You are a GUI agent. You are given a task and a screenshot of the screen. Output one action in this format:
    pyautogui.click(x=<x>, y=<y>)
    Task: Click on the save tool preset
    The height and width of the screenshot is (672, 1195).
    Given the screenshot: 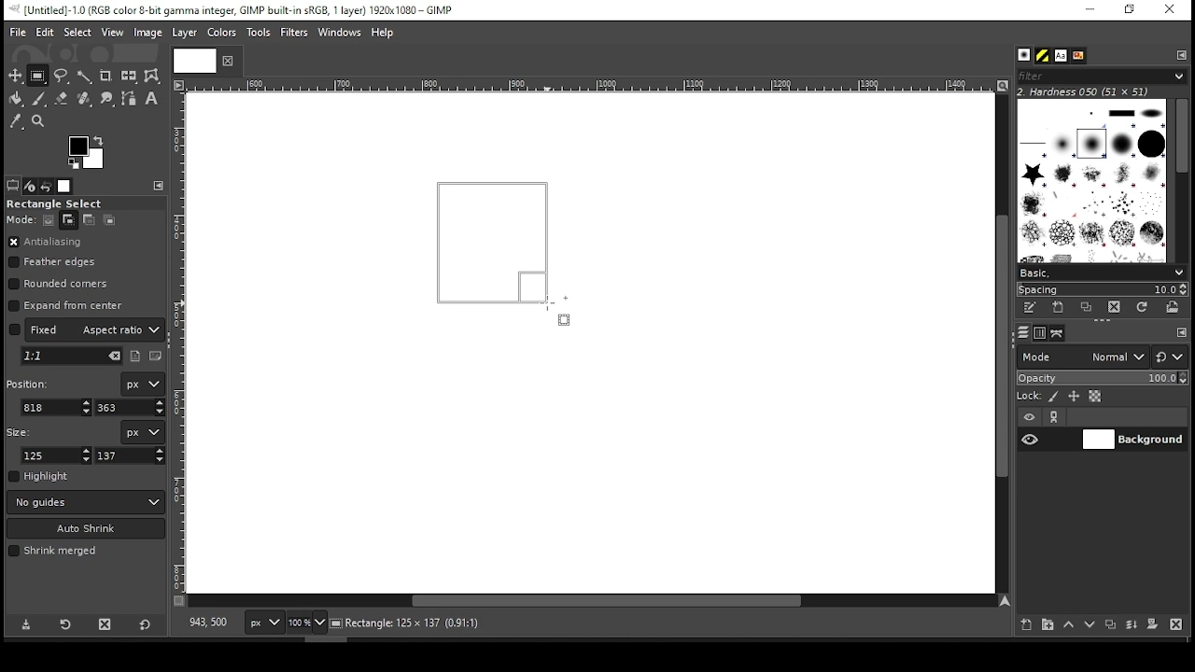 What is the action you would take?
    pyautogui.click(x=28, y=623)
    